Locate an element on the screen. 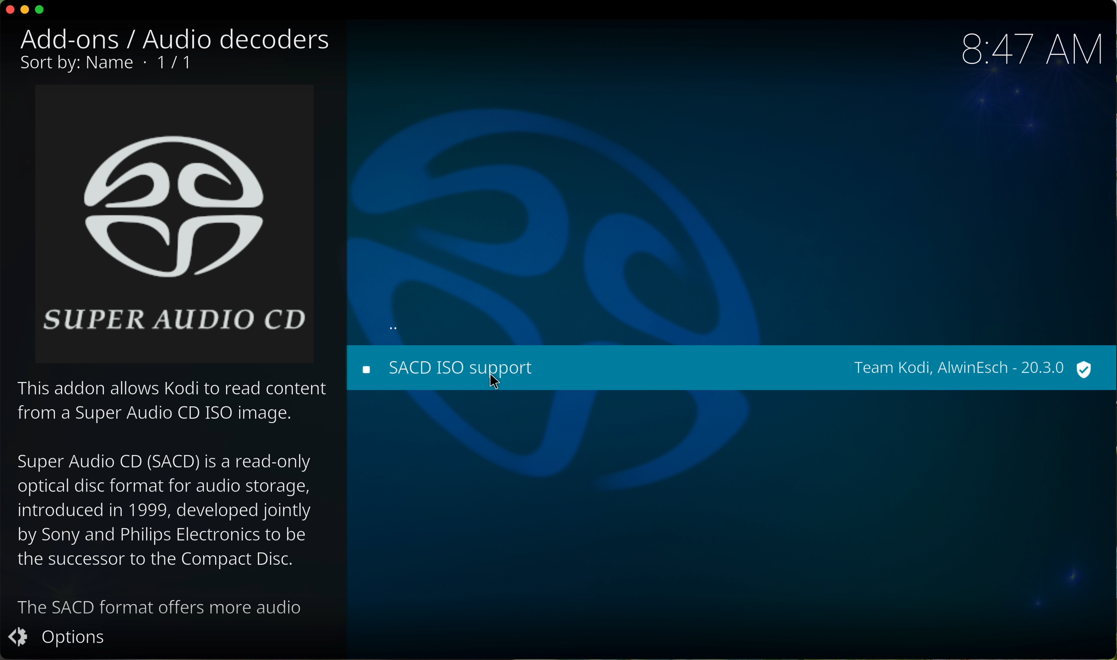 The image size is (1117, 660). description is located at coordinates (169, 498).